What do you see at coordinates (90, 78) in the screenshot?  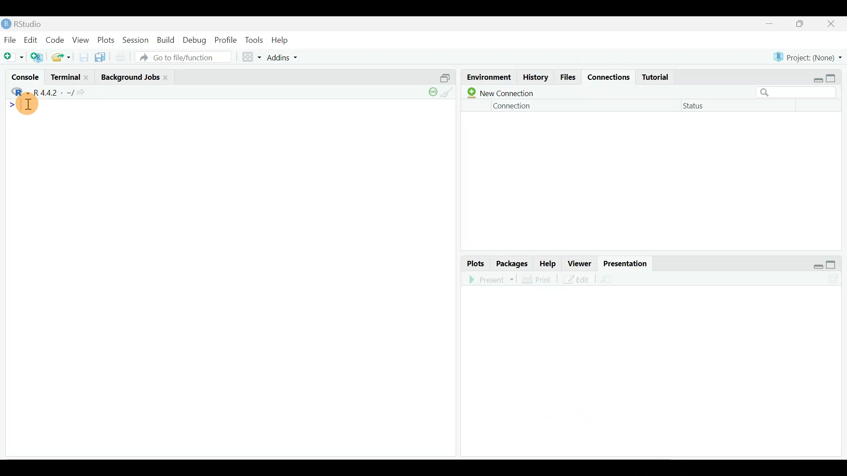 I see `Close terminal` at bounding box center [90, 78].